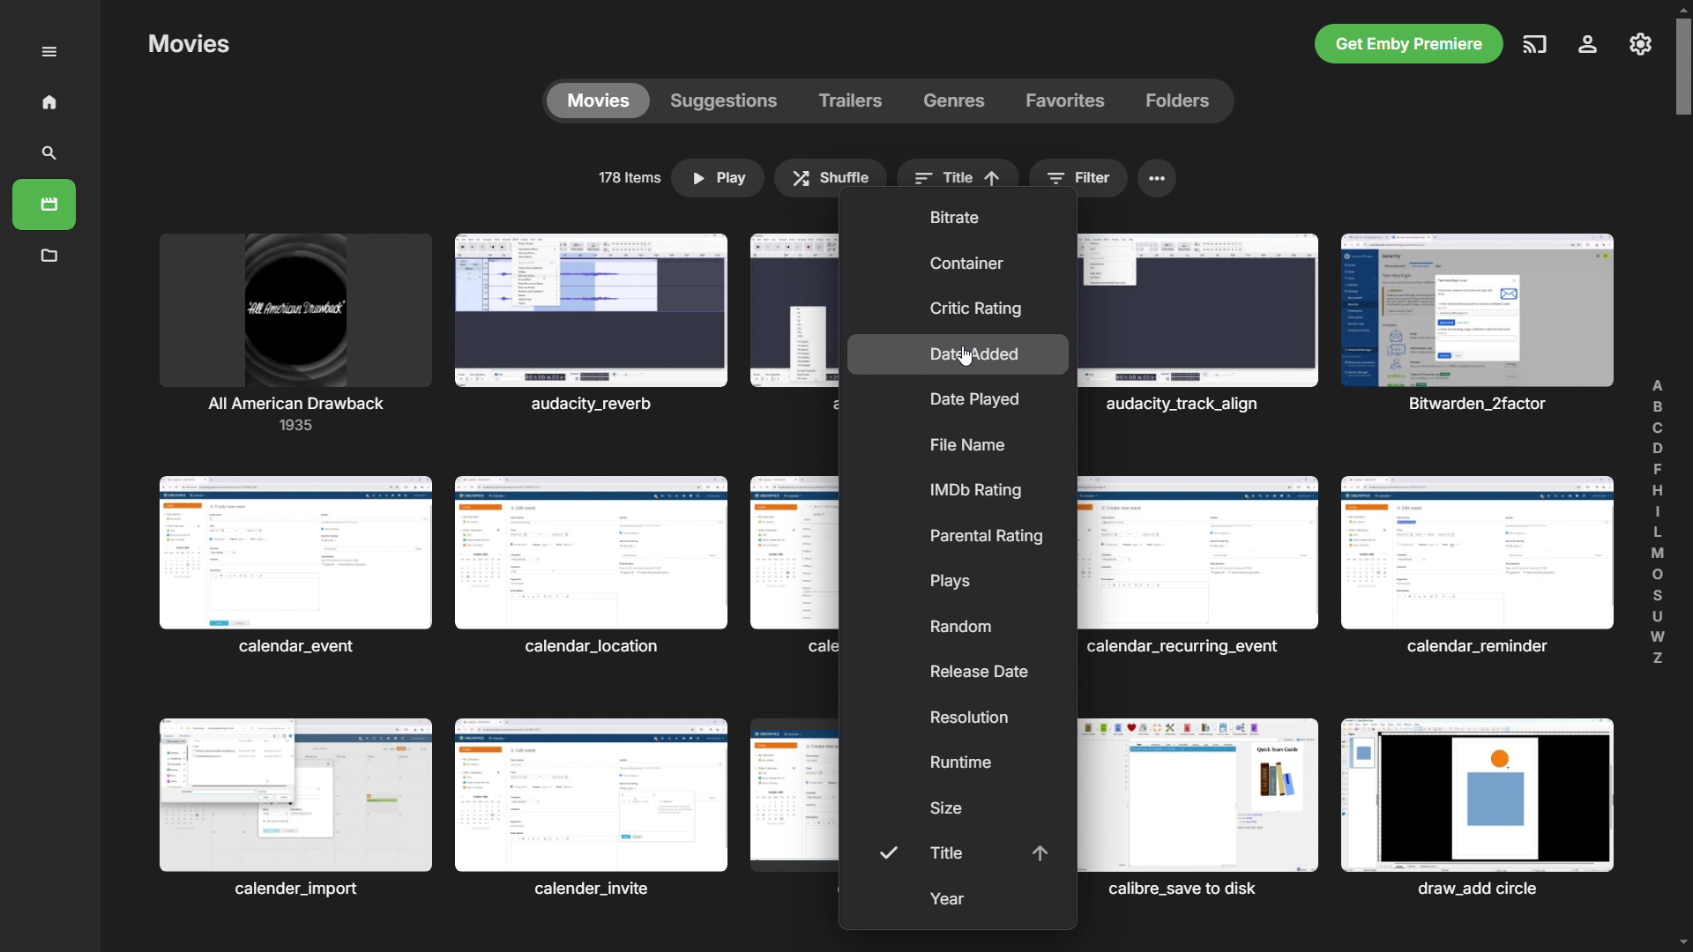  What do you see at coordinates (194, 46) in the screenshot?
I see `` at bounding box center [194, 46].